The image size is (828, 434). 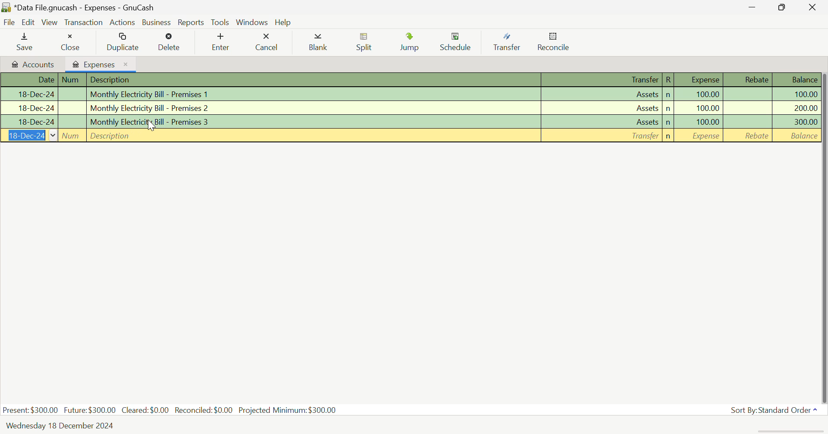 What do you see at coordinates (151, 125) in the screenshot?
I see `Cursor Position` at bounding box center [151, 125].